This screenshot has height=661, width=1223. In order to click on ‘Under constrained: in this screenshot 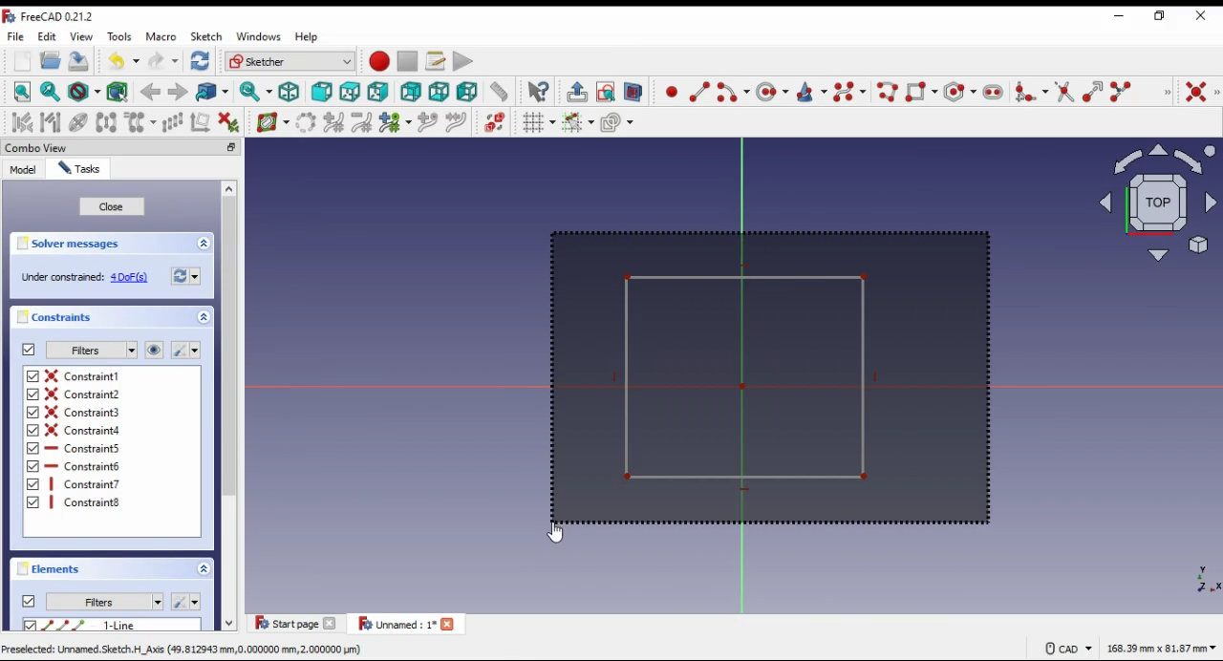, I will do `click(62, 278)`.